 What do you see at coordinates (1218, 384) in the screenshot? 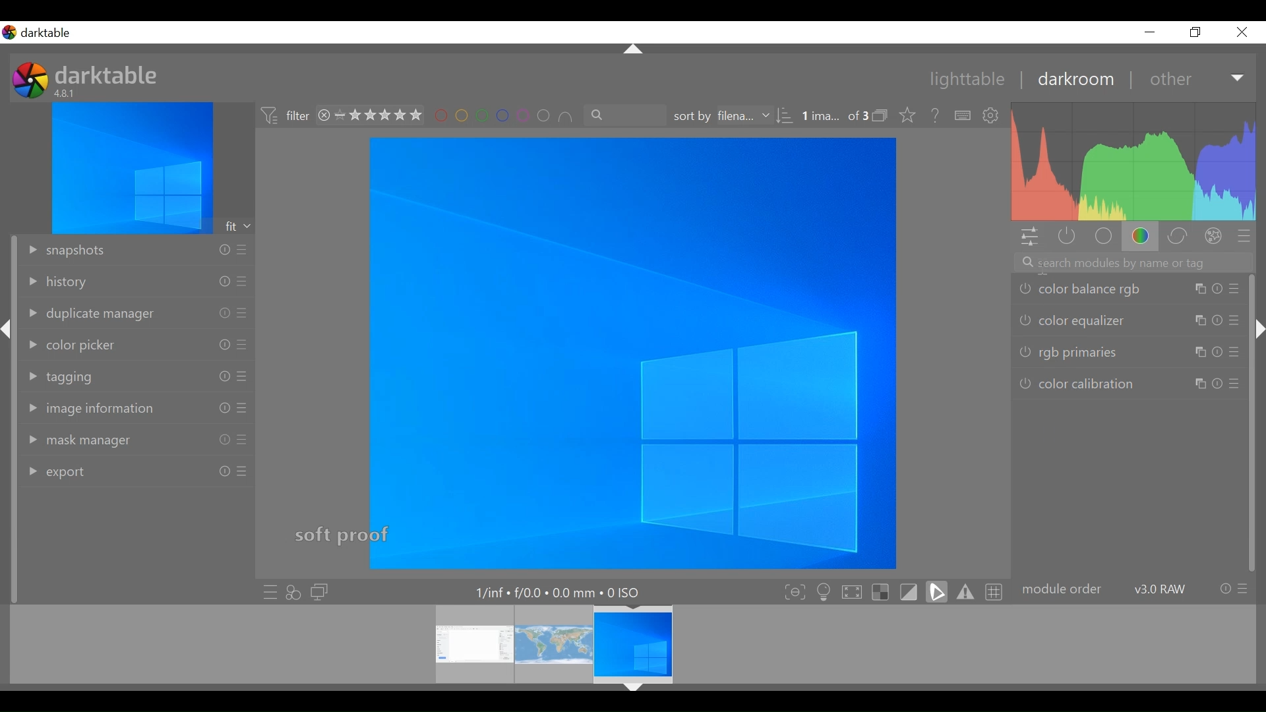
I see `info` at bounding box center [1218, 384].